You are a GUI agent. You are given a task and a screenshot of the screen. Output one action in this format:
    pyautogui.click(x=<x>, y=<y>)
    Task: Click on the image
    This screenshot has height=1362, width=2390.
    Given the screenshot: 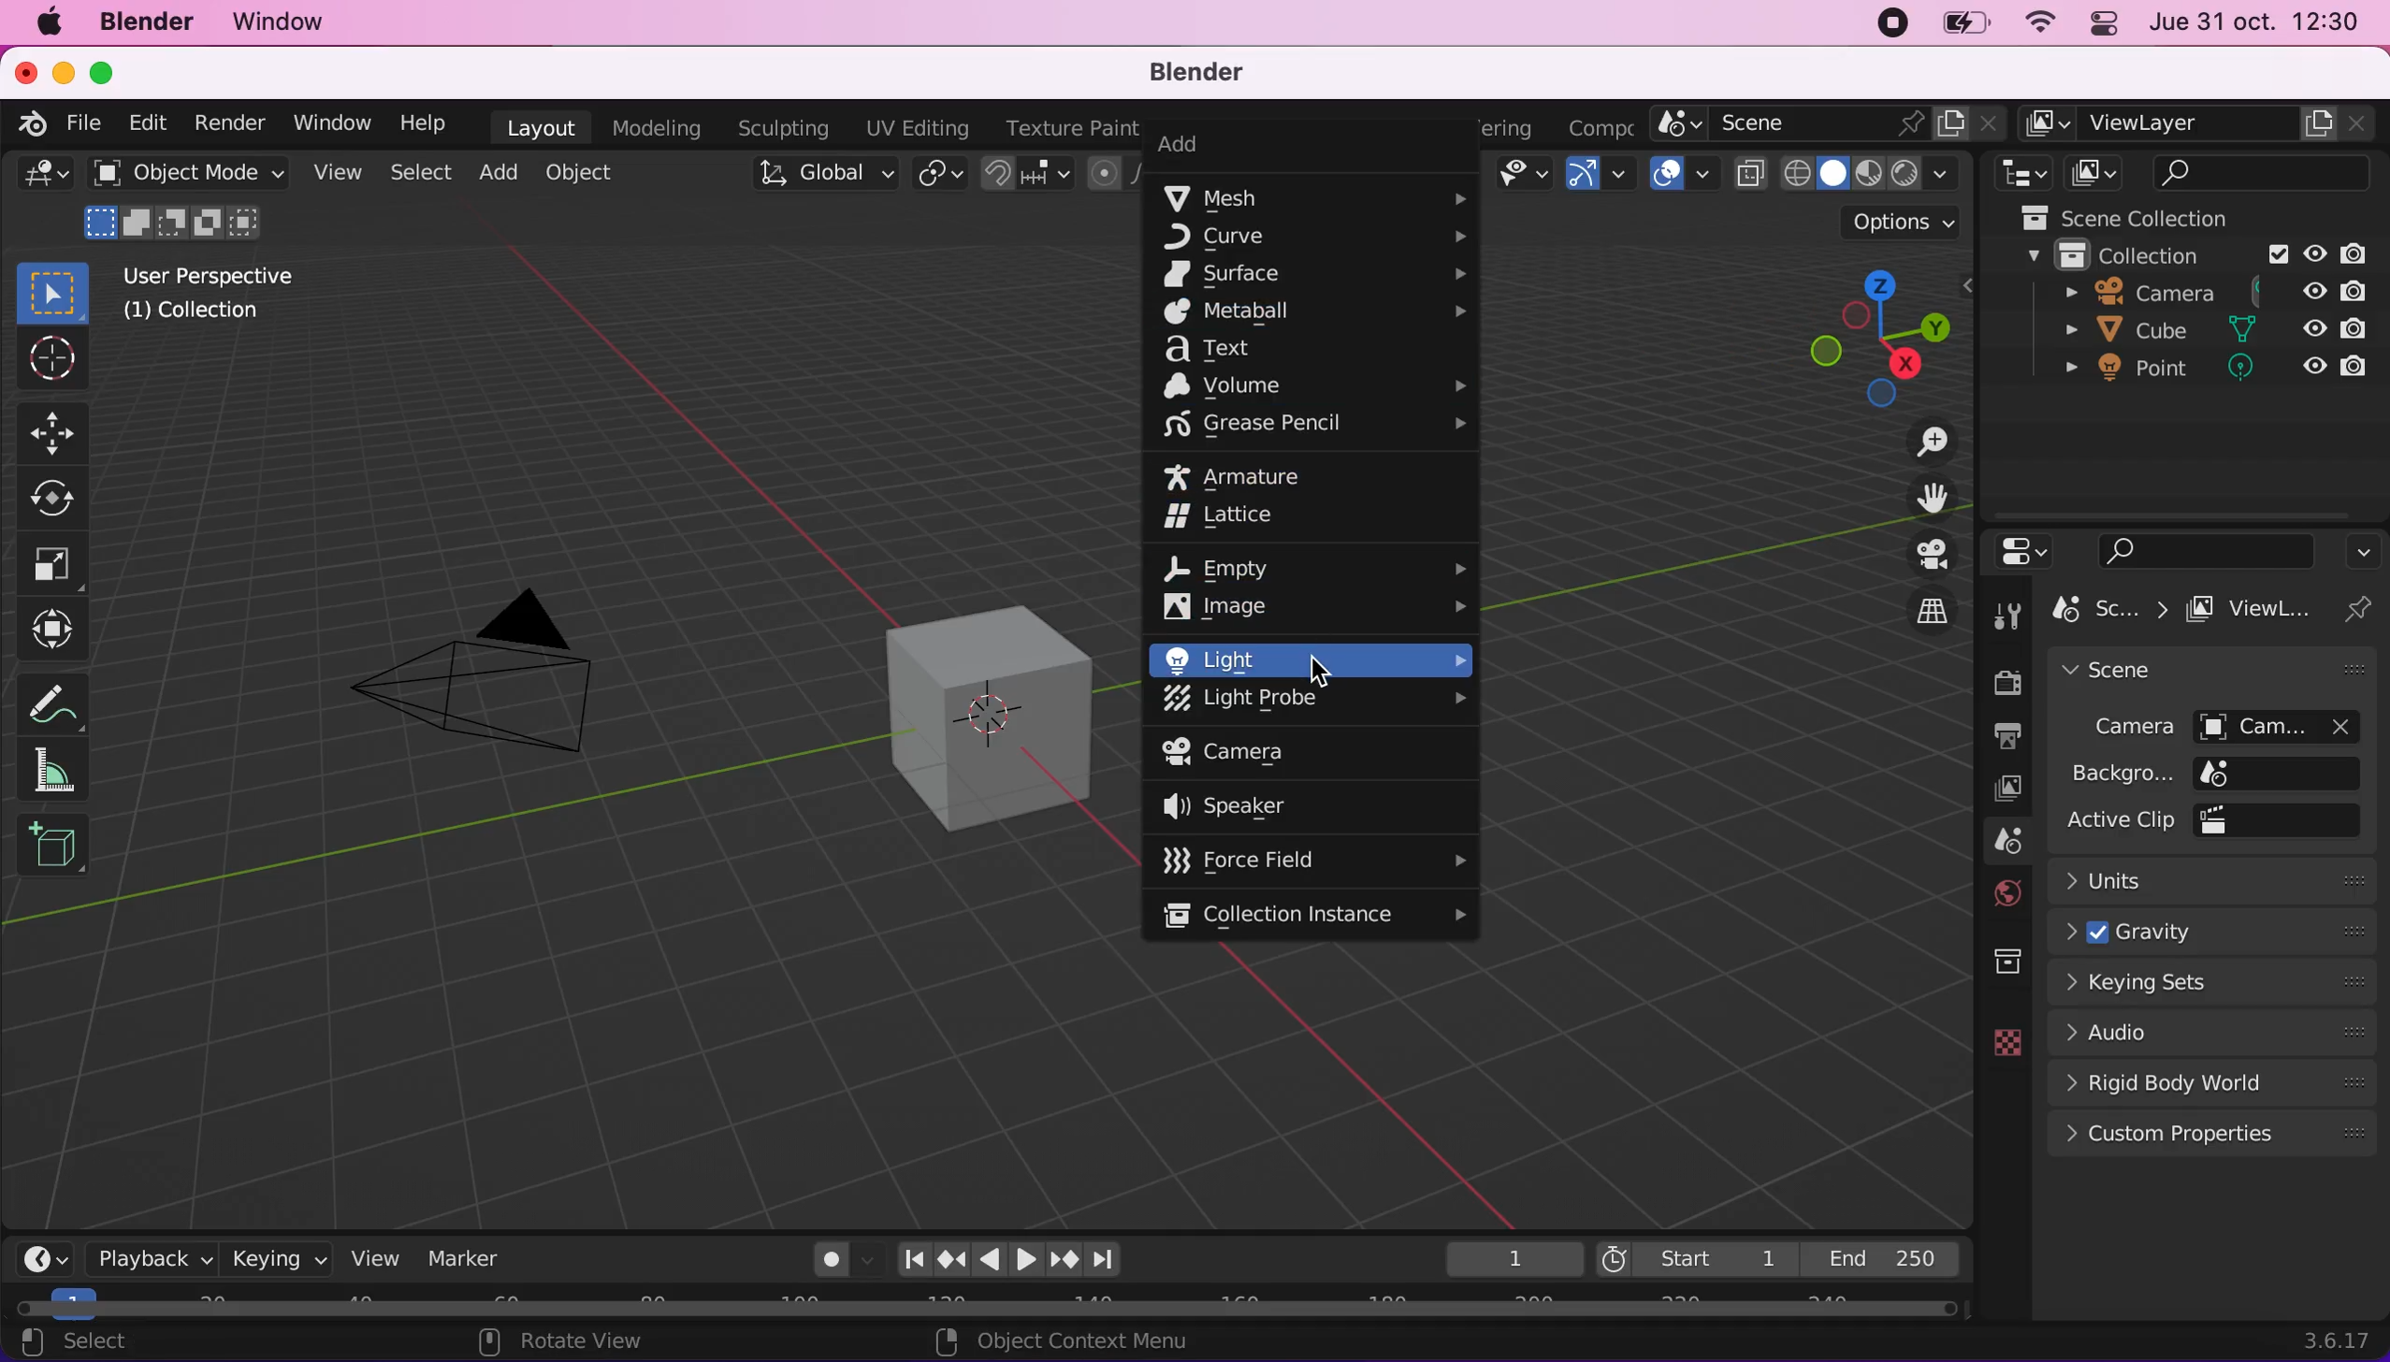 What is the action you would take?
    pyautogui.click(x=1311, y=605)
    